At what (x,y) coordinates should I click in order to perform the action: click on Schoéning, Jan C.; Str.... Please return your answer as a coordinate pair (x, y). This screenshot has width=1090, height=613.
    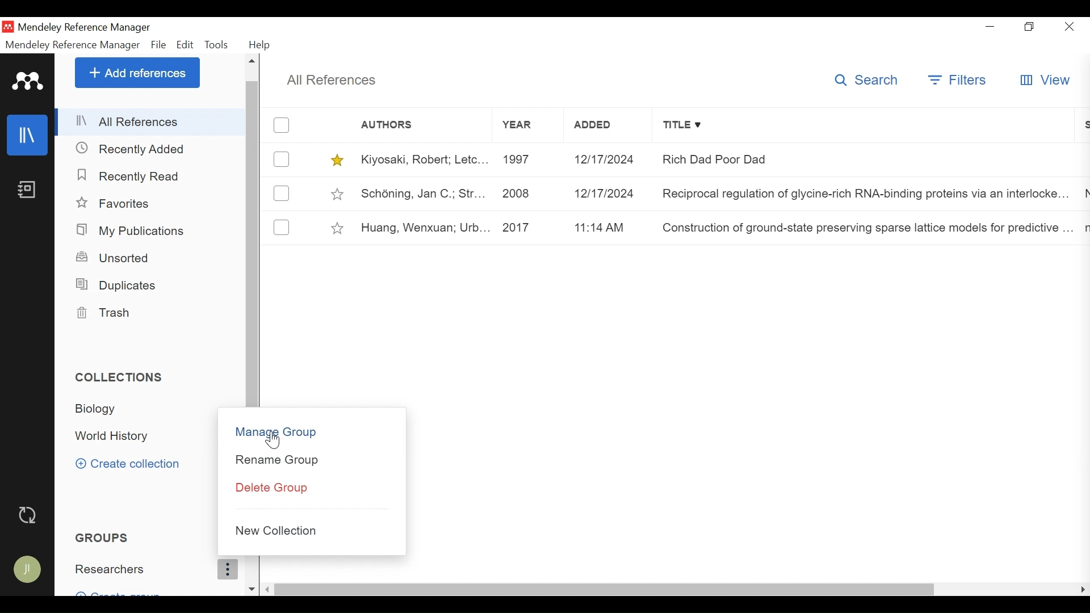
    Looking at the image, I should click on (424, 194).